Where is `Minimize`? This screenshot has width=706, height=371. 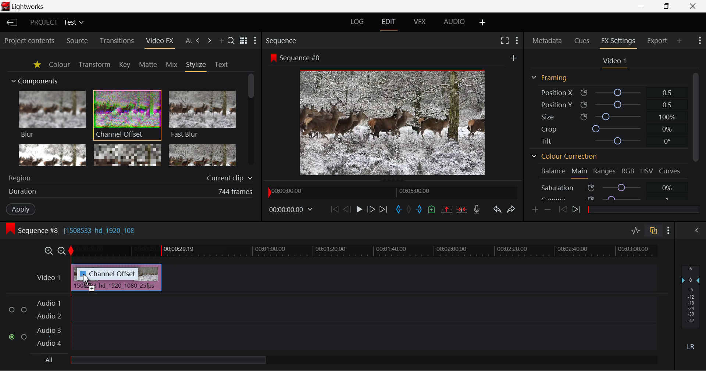 Minimize is located at coordinates (668, 6).